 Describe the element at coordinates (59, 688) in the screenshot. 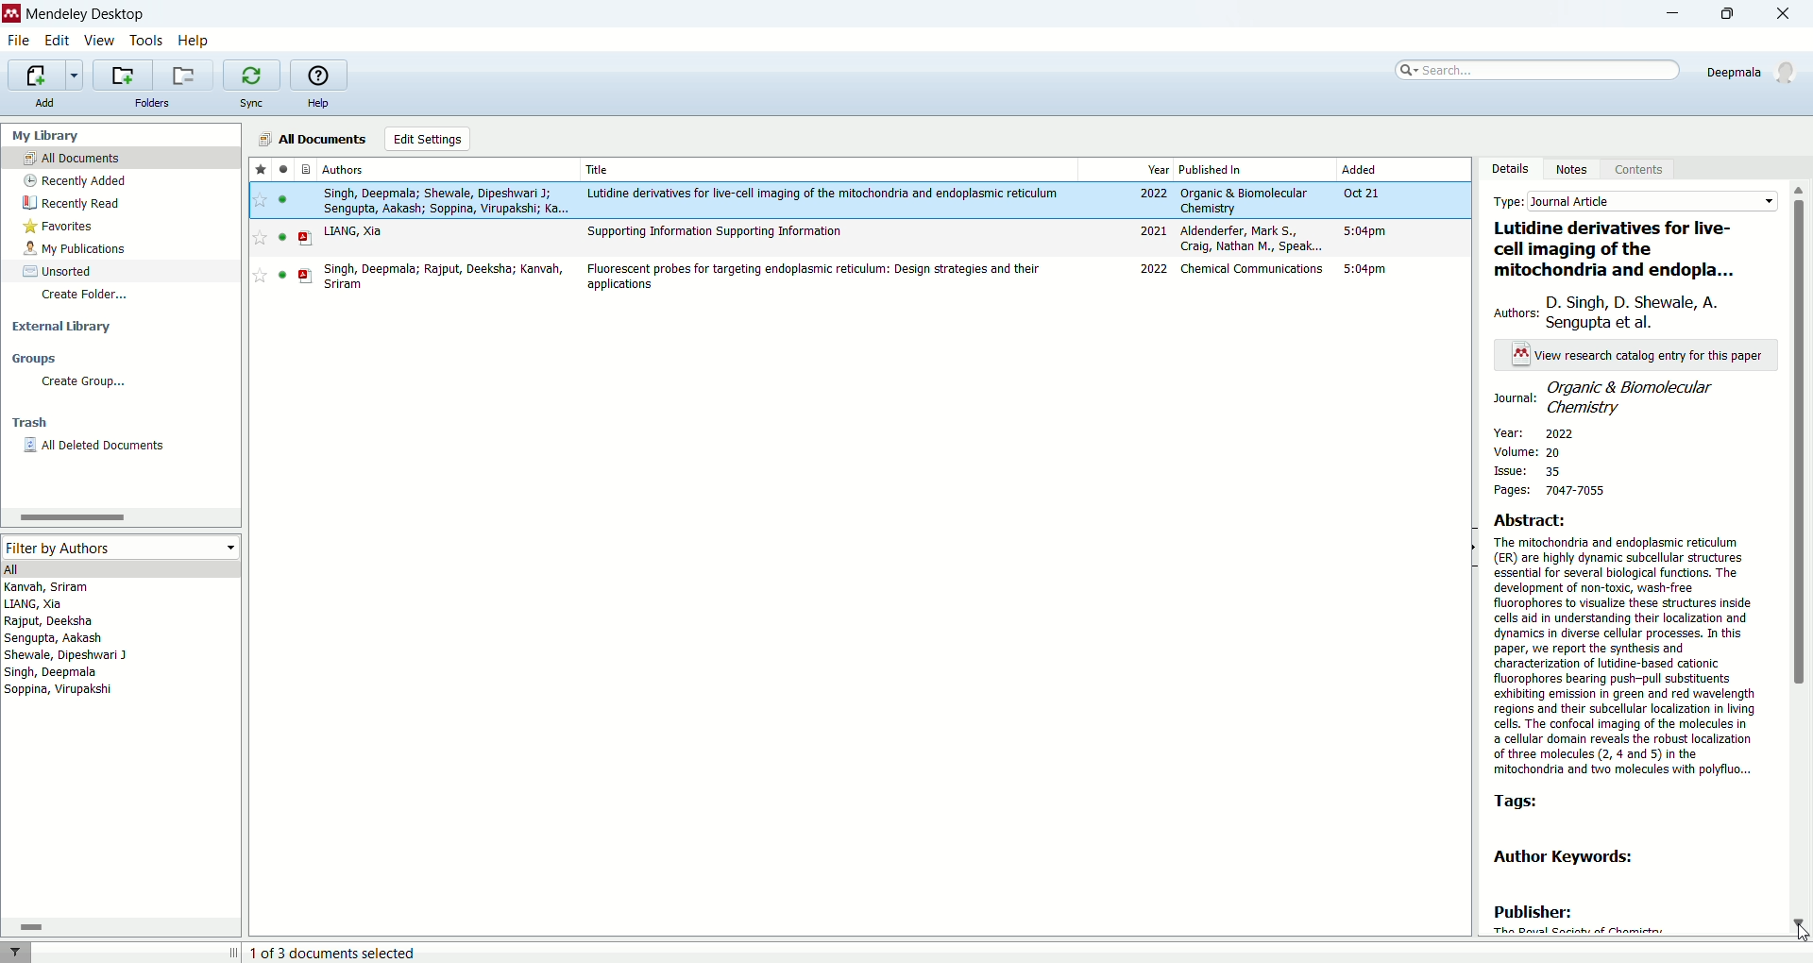

I see `soppina, virupakshi` at that location.